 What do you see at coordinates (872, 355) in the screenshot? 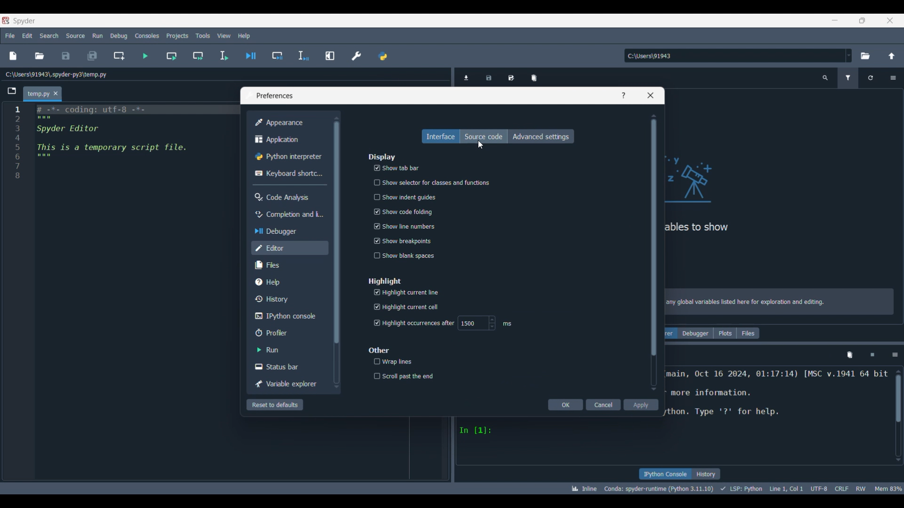
I see `Interrupt kernel` at bounding box center [872, 355].